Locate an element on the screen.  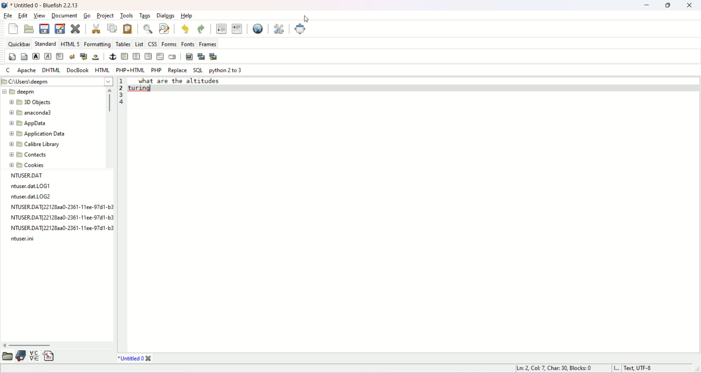
contacts is located at coordinates (28, 155).